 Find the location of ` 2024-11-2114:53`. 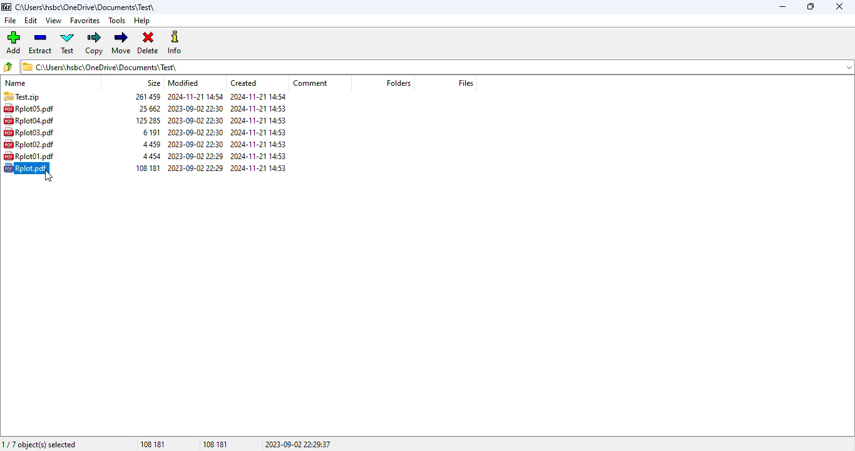

 2024-11-2114:53 is located at coordinates (258, 145).